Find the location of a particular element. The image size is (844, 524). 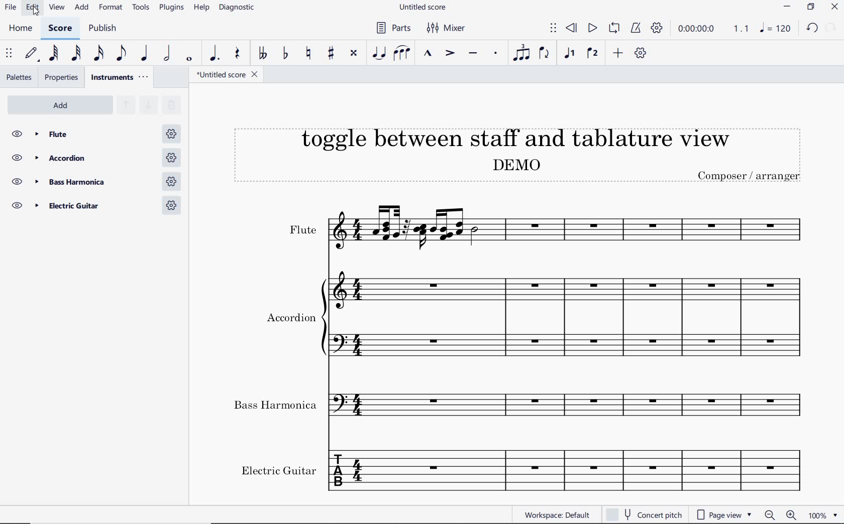

select to move is located at coordinates (553, 29).